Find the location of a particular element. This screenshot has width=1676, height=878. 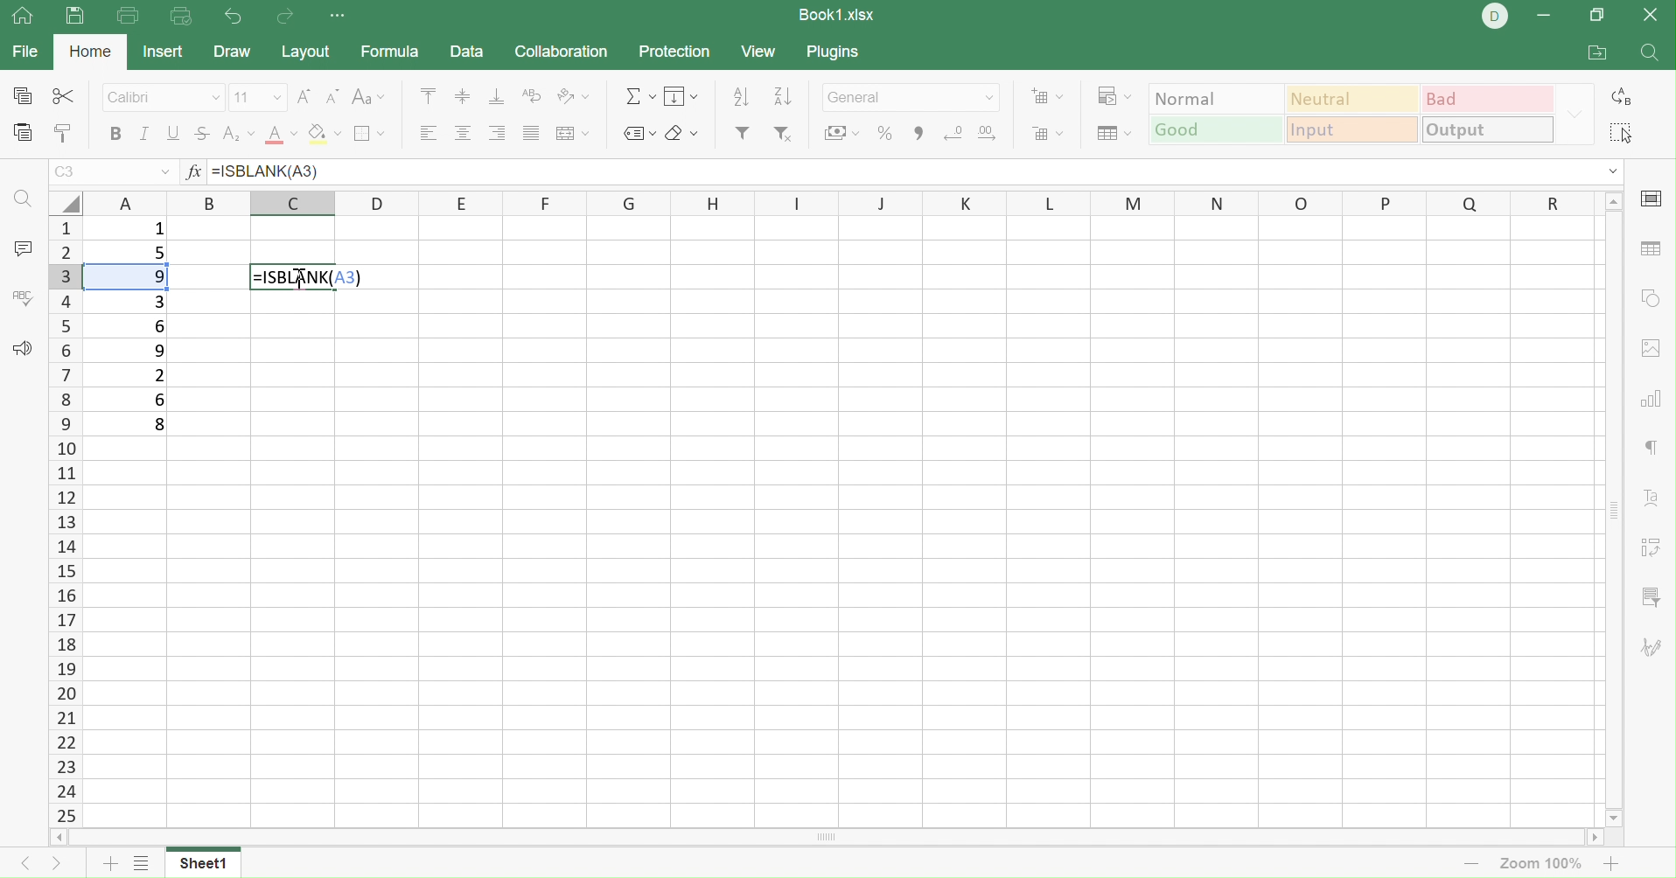

Customize Quick Access Toolbar is located at coordinates (339, 17).